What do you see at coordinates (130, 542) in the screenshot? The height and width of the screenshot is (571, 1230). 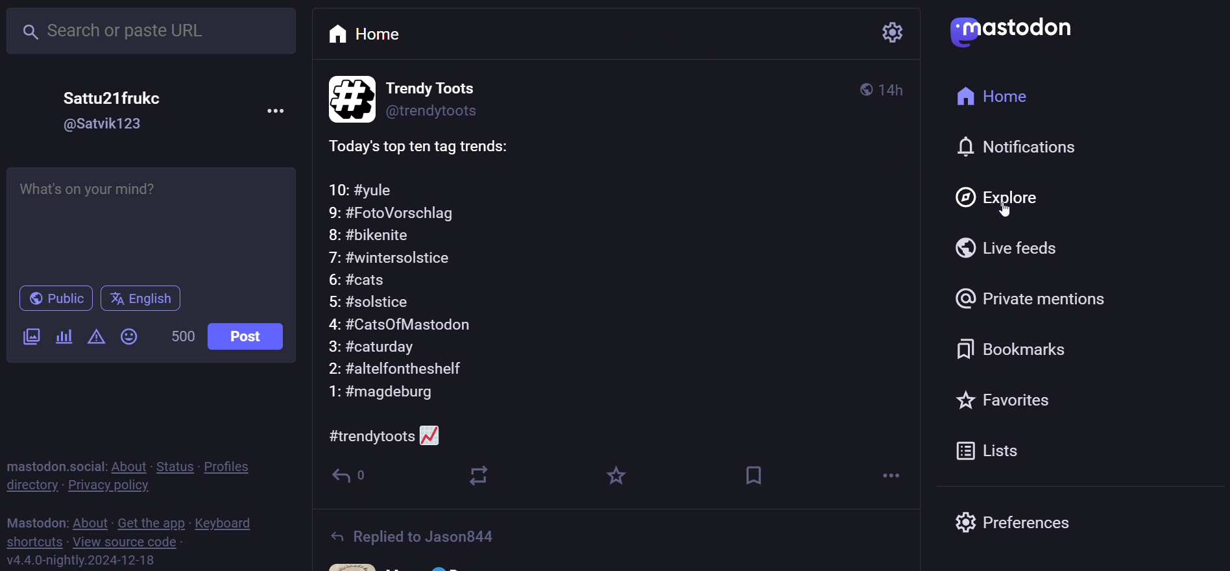 I see `view source code` at bounding box center [130, 542].